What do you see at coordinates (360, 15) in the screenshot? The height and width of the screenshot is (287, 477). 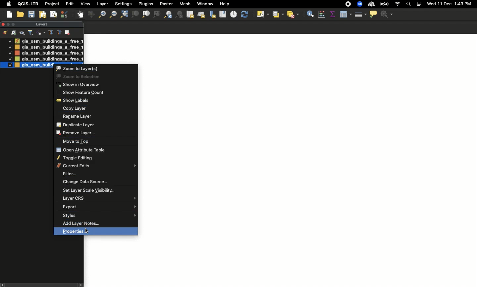 I see `Measure line` at bounding box center [360, 15].